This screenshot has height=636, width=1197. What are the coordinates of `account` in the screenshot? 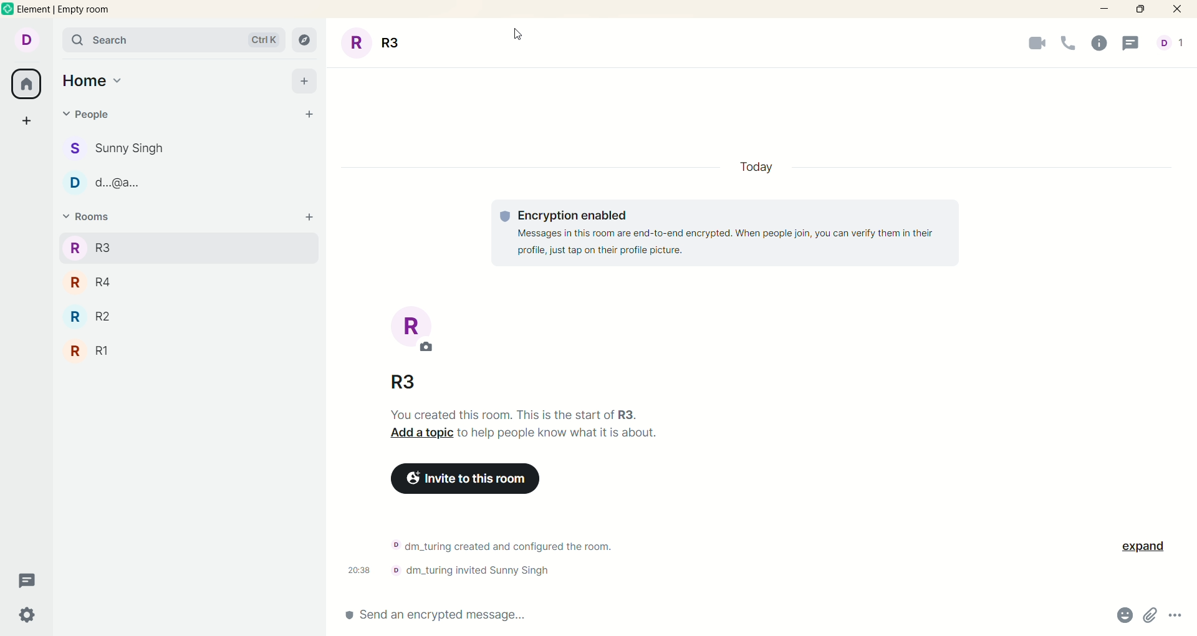 It's located at (24, 39).